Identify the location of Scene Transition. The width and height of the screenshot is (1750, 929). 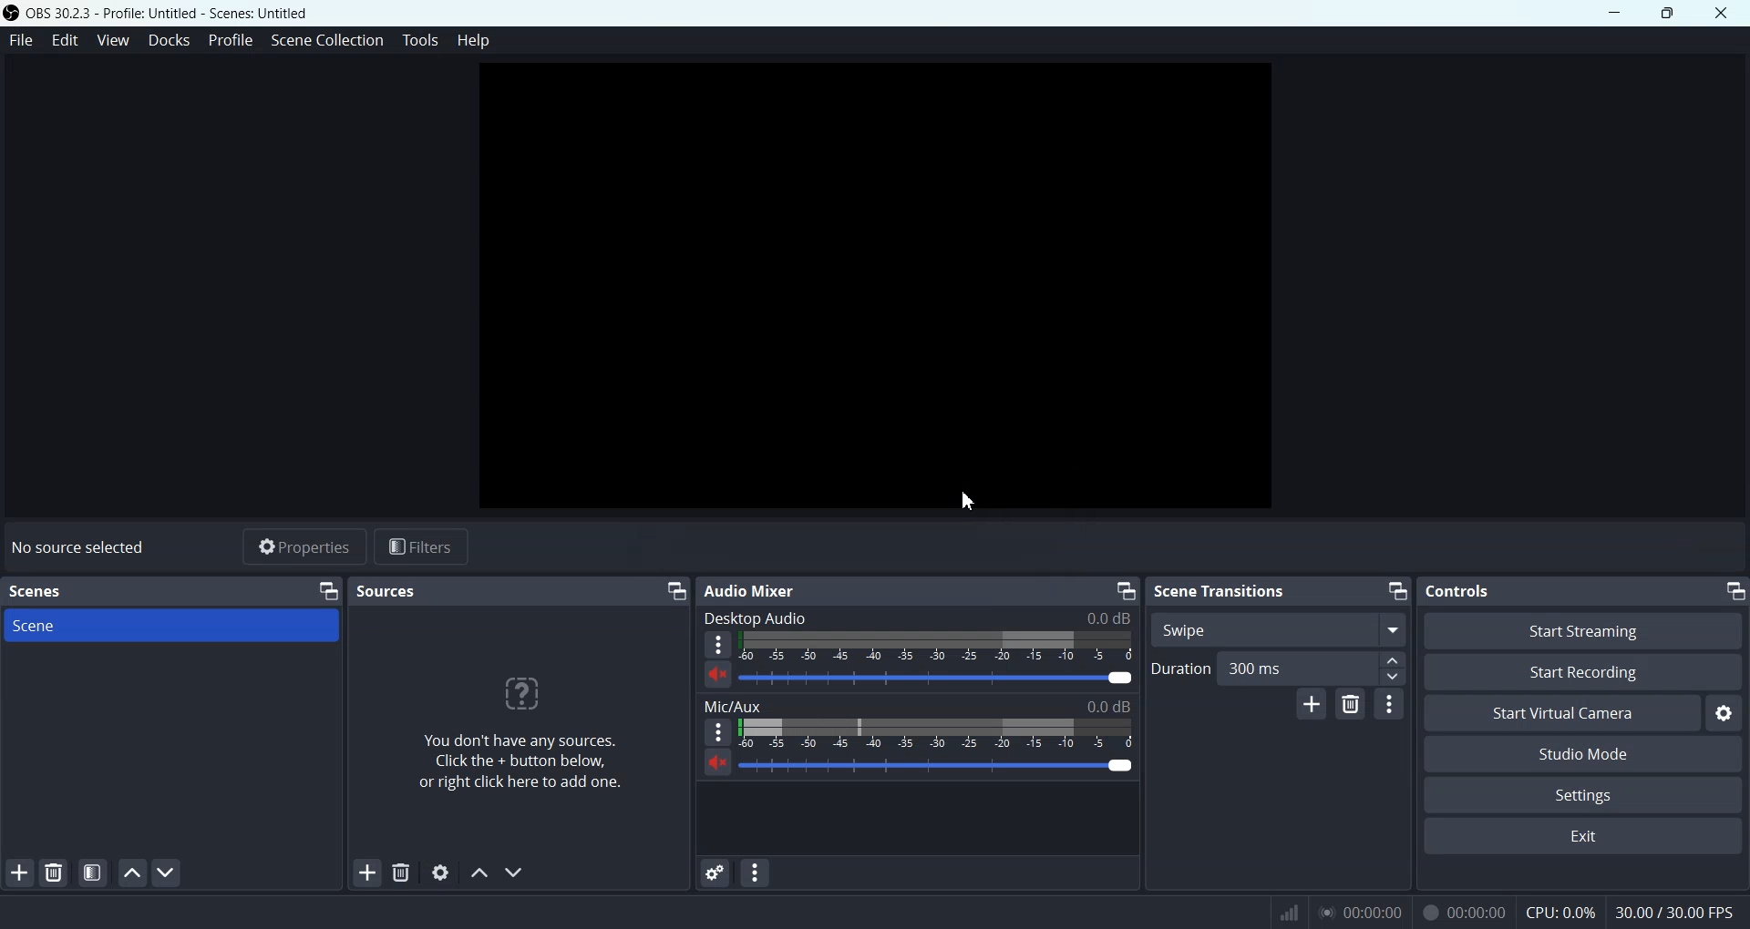
(1220, 590).